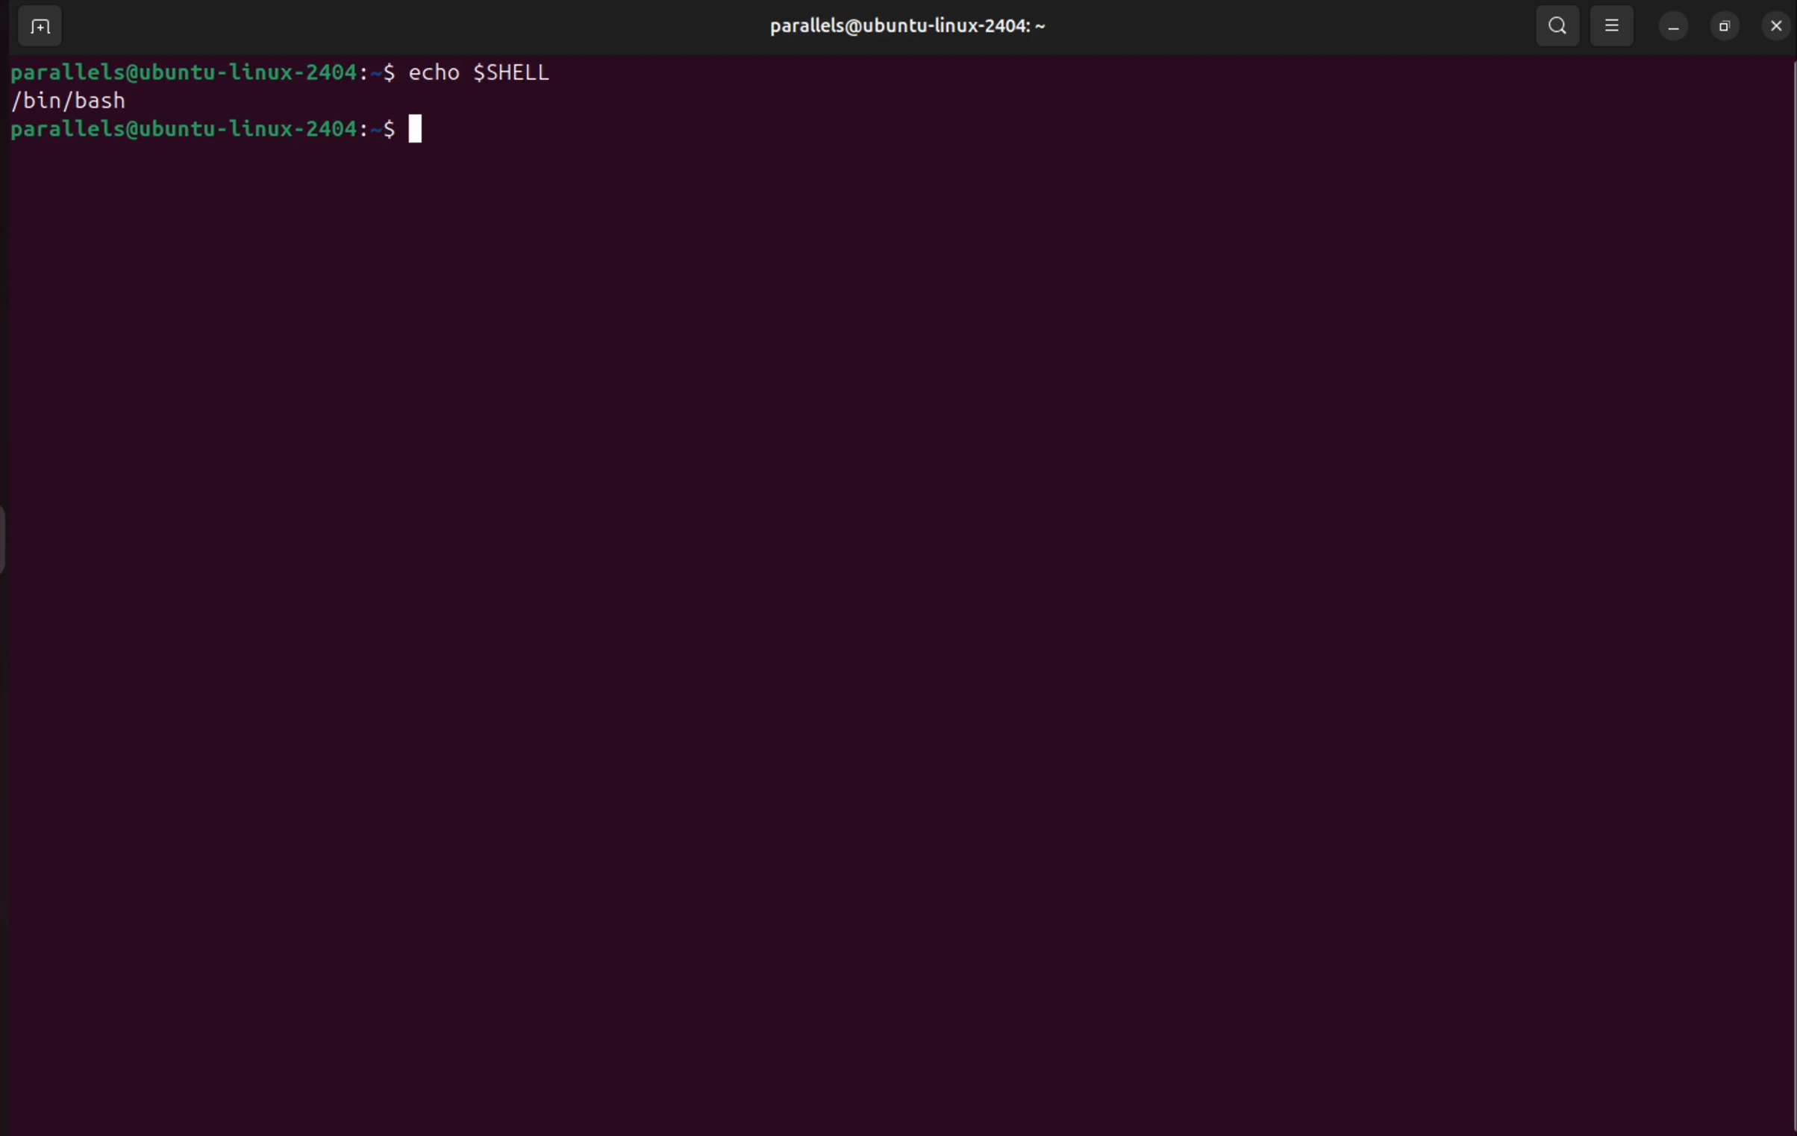  What do you see at coordinates (1613, 26) in the screenshot?
I see `view options` at bounding box center [1613, 26].